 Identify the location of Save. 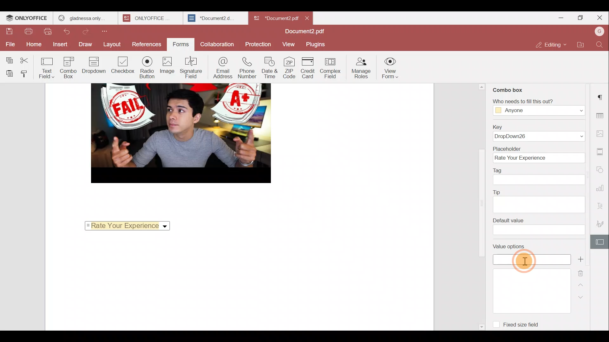
(10, 32).